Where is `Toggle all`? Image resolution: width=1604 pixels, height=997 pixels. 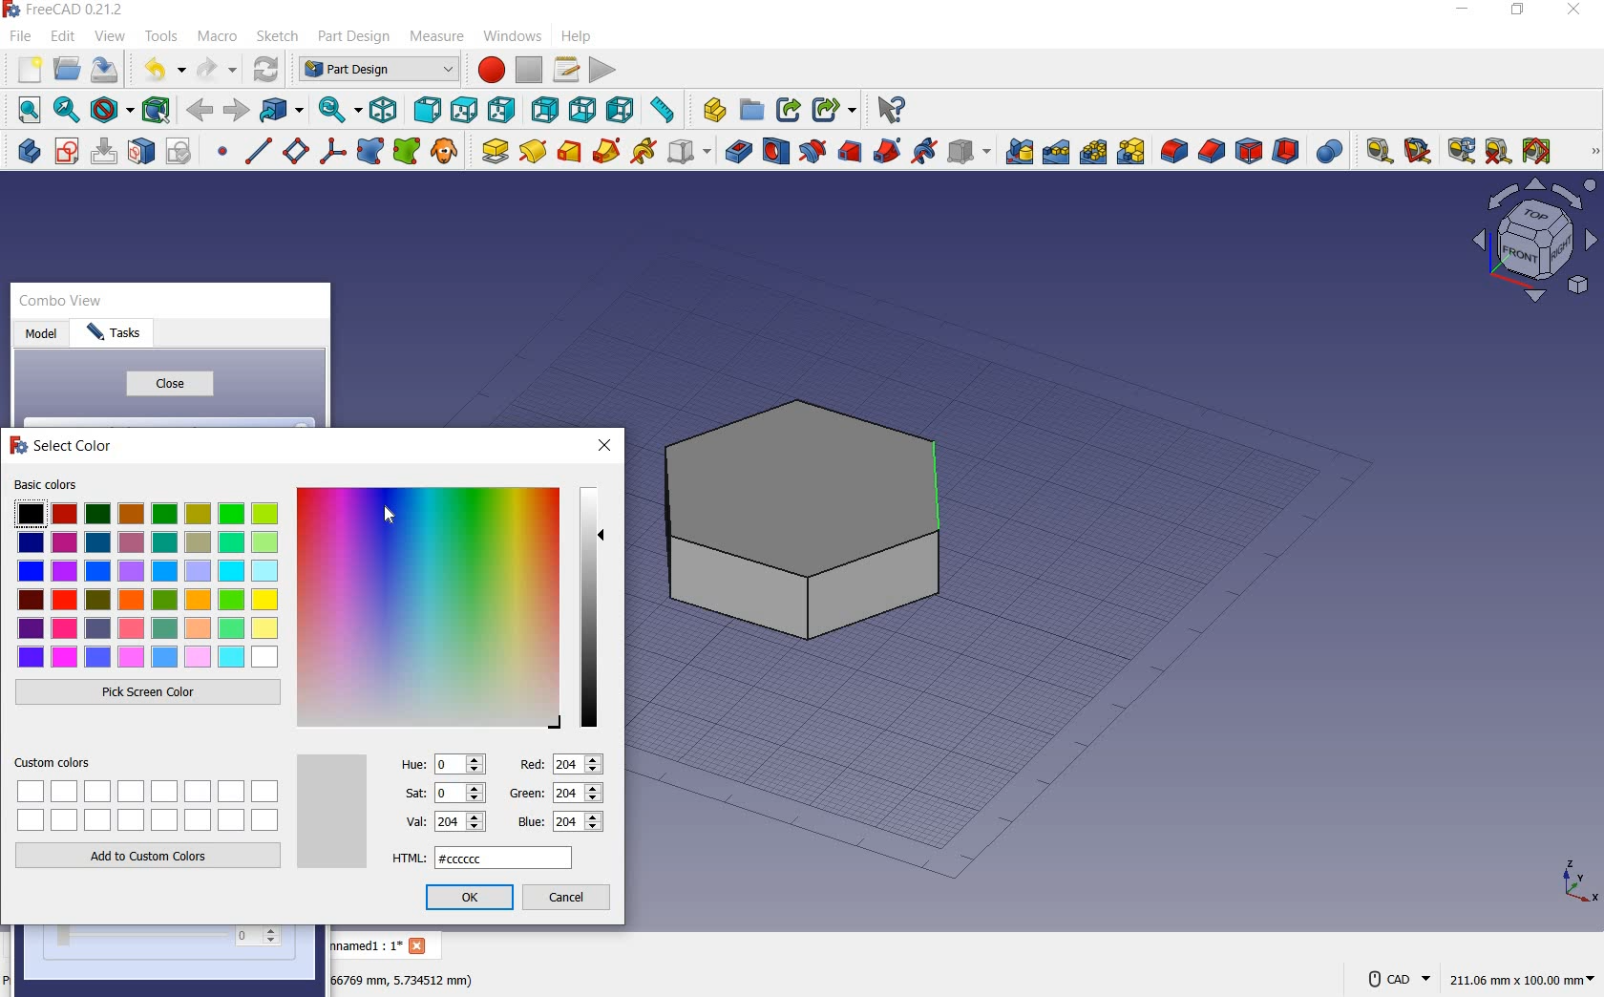
Toggle all is located at coordinates (1540, 153).